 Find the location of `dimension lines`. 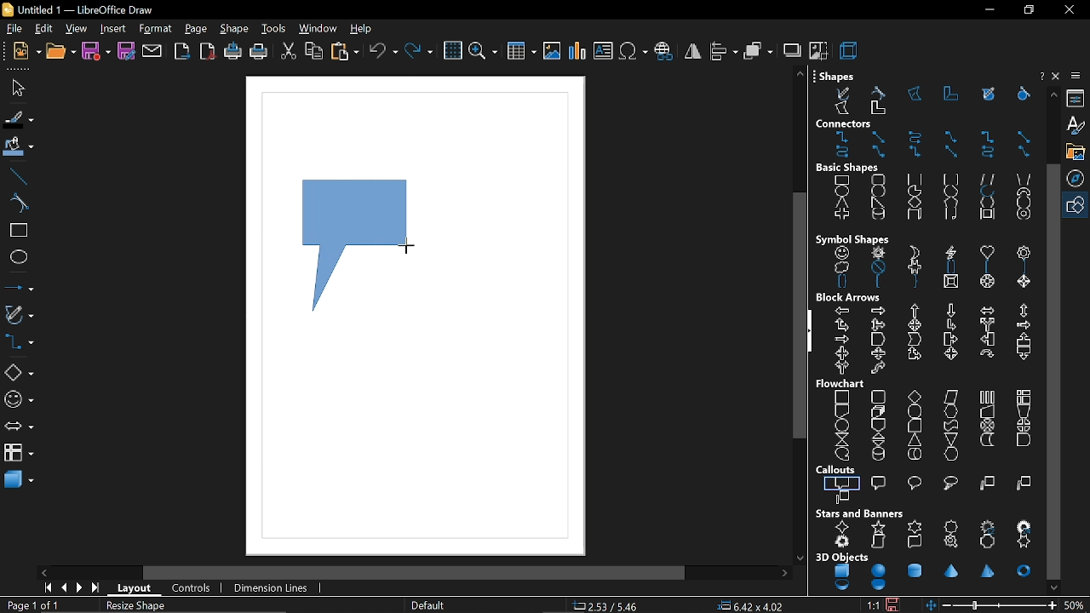

dimension lines is located at coordinates (272, 590).